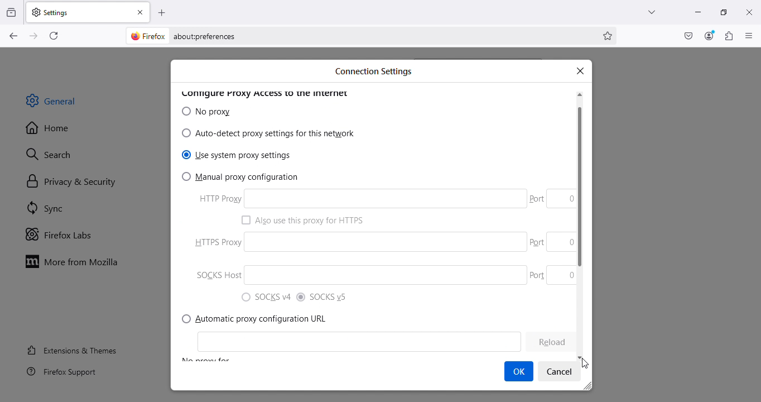 The width and height of the screenshot is (761, 402). Describe the element at coordinates (709, 36) in the screenshot. I see `Account` at that location.